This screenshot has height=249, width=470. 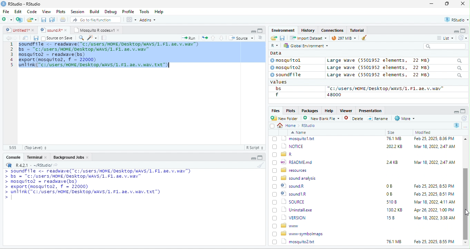 What do you see at coordinates (63, 20) in the screenshot?
I see `open` at bounding box center [63, 20].